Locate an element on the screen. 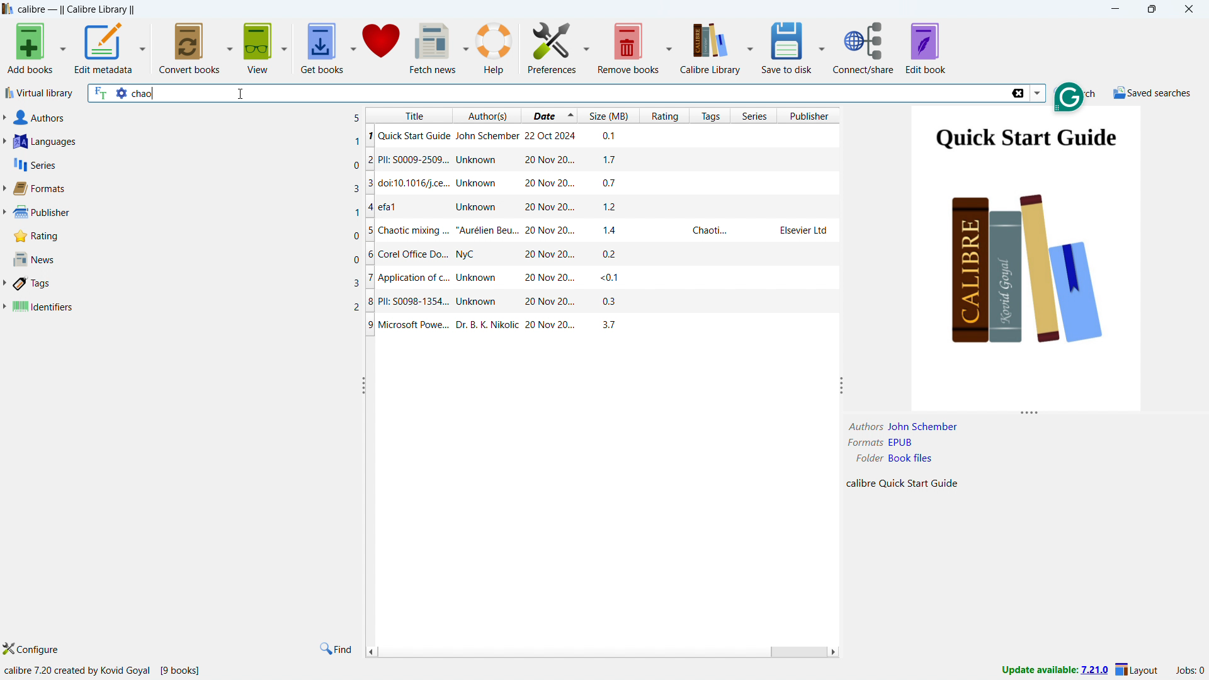 The height and width of the screenshot is (680, 1209). search history is located at coordinates (1037, 93).